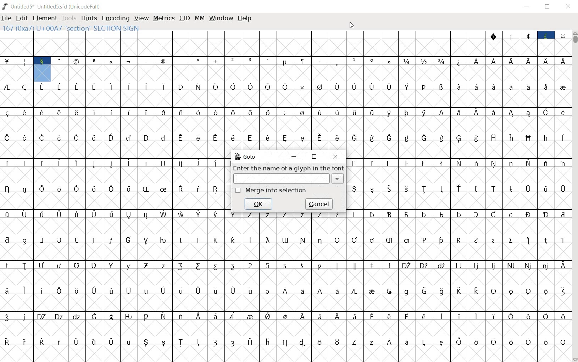 The height and width of the screenshot is (362, 578). What do you see at coordinates (568, 7) in the screenshot?
I see `close` at bounding box center [568, 7].